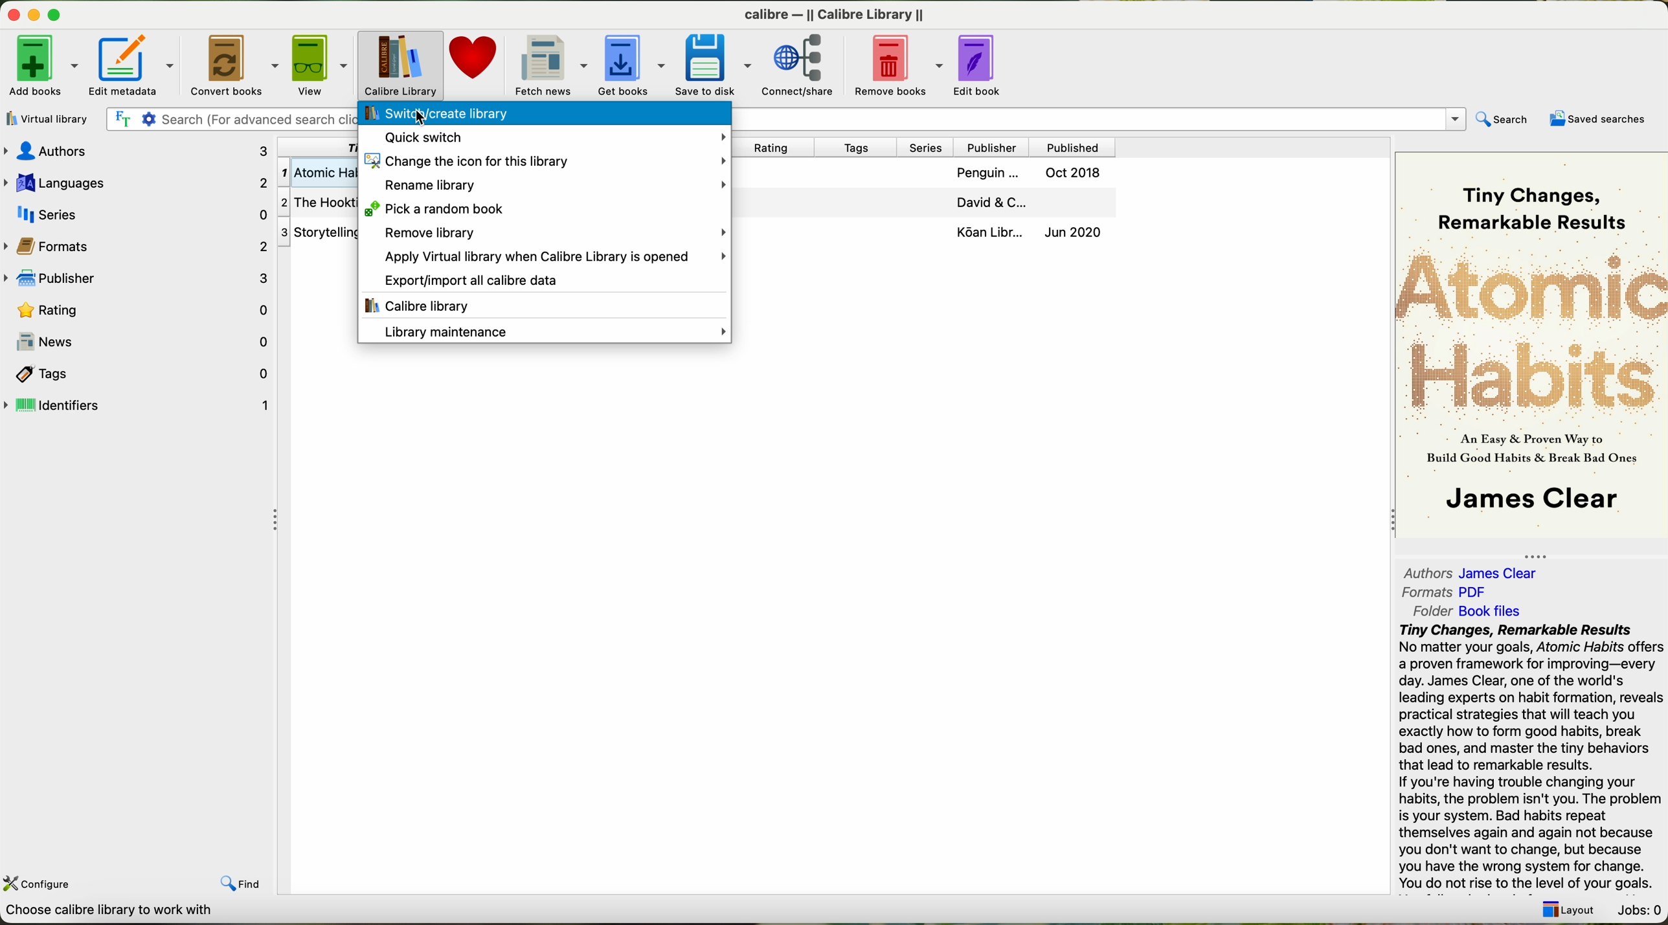  I want to click on remove books, so click(894, 64).